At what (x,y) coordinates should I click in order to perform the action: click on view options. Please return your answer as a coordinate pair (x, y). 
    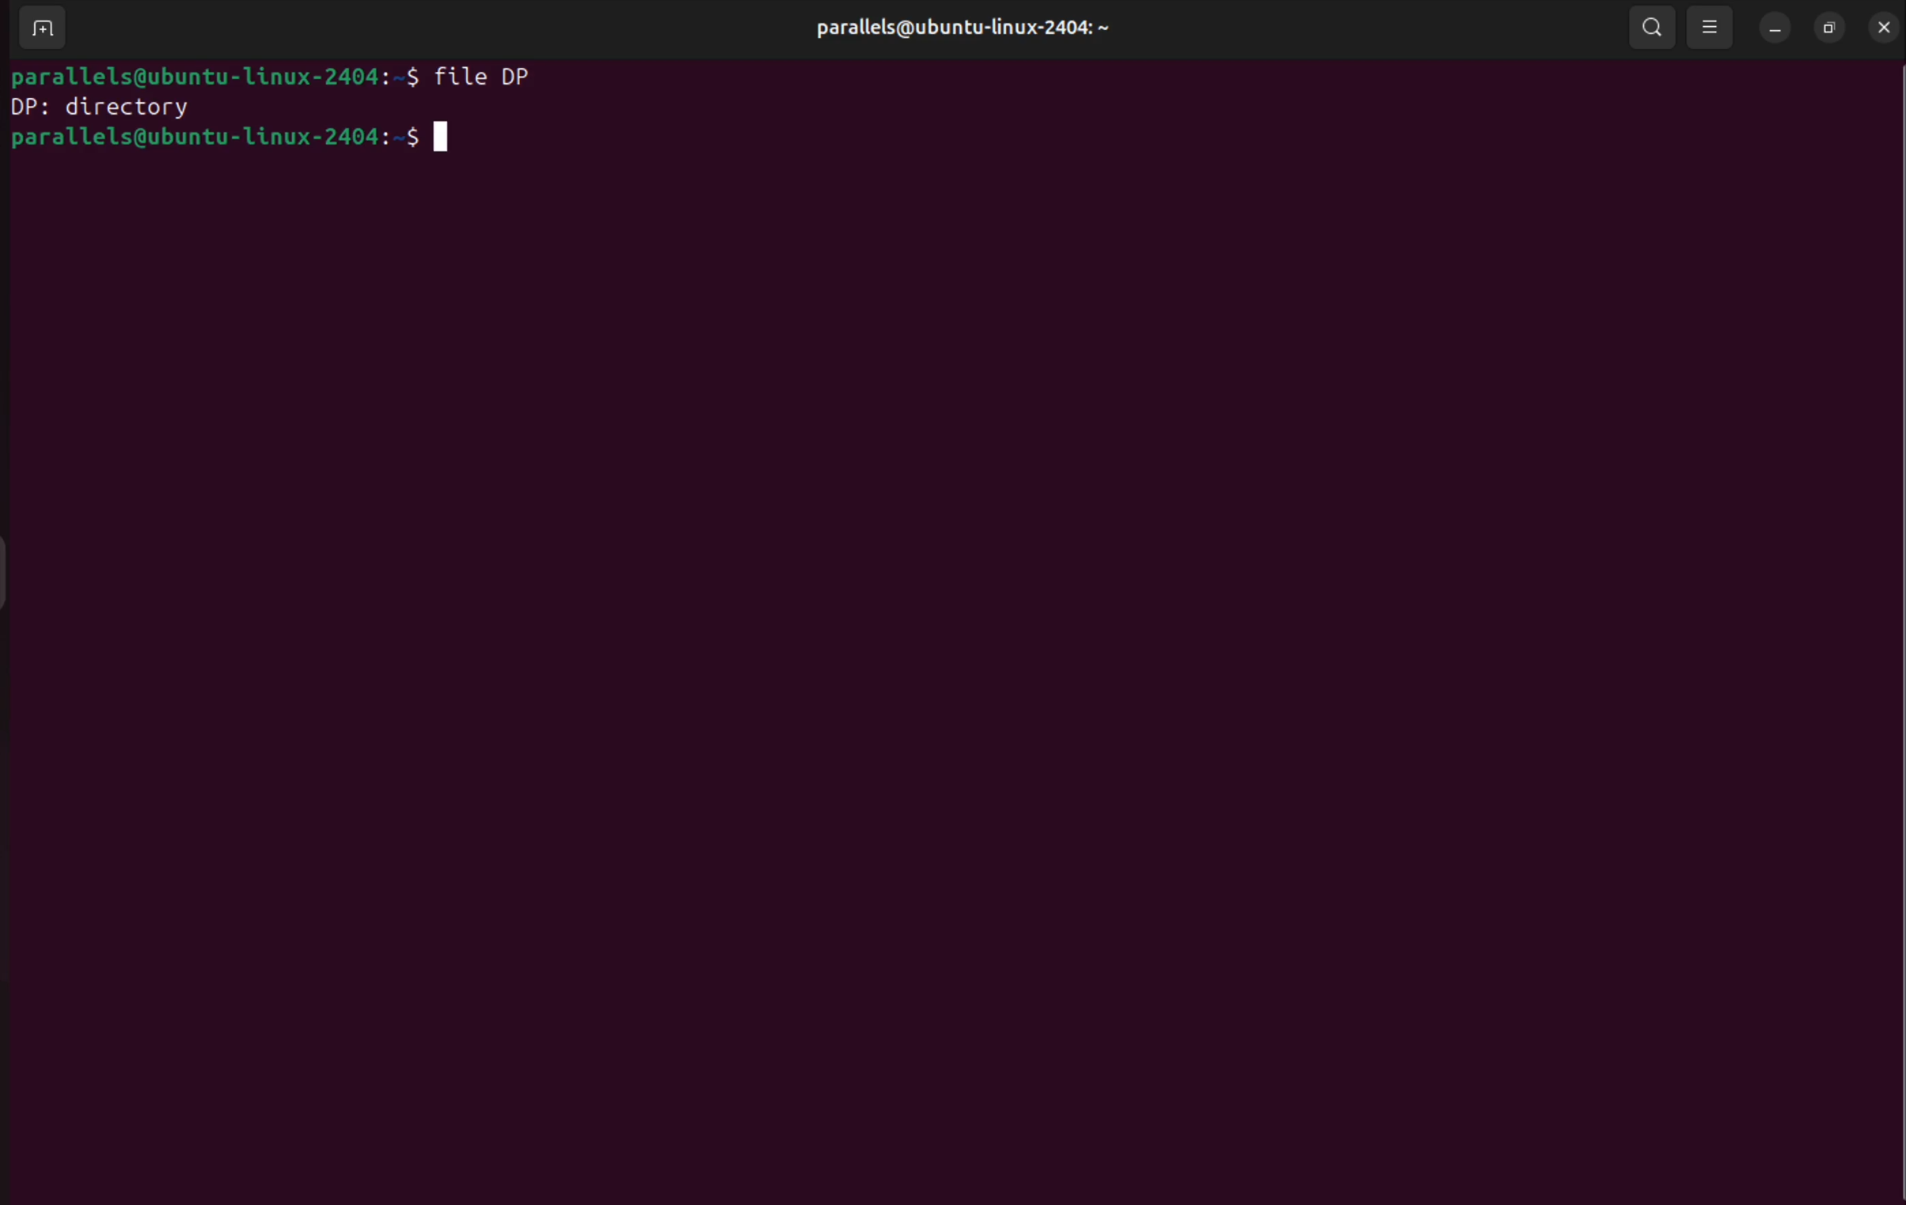
    Looking at the image, I should click on (1714, 27).